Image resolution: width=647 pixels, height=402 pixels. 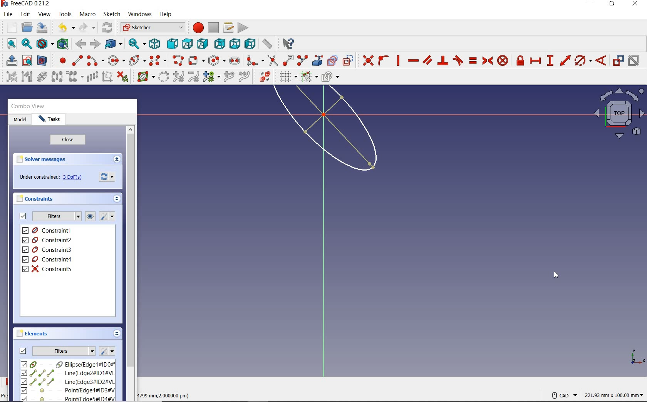 What do you see at coordinates (473, 60) in the screenshot?
I see `constrain equal` at bounding box center [473, 60].